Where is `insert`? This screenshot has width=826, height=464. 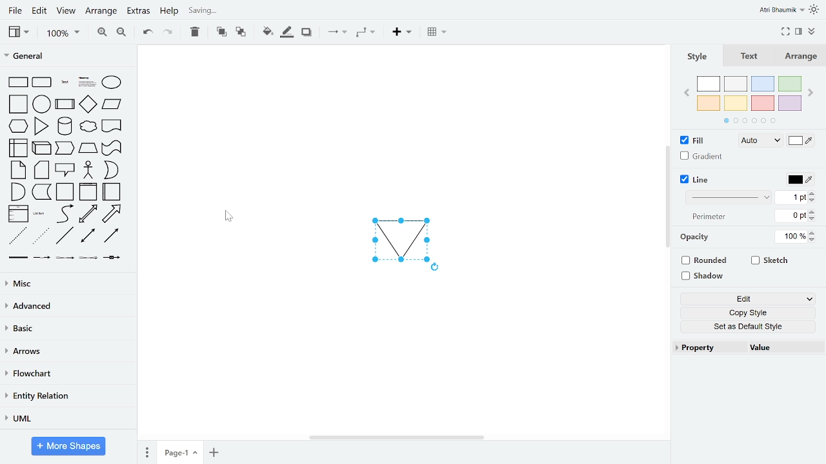 insert is located at coordinates (401, 32).